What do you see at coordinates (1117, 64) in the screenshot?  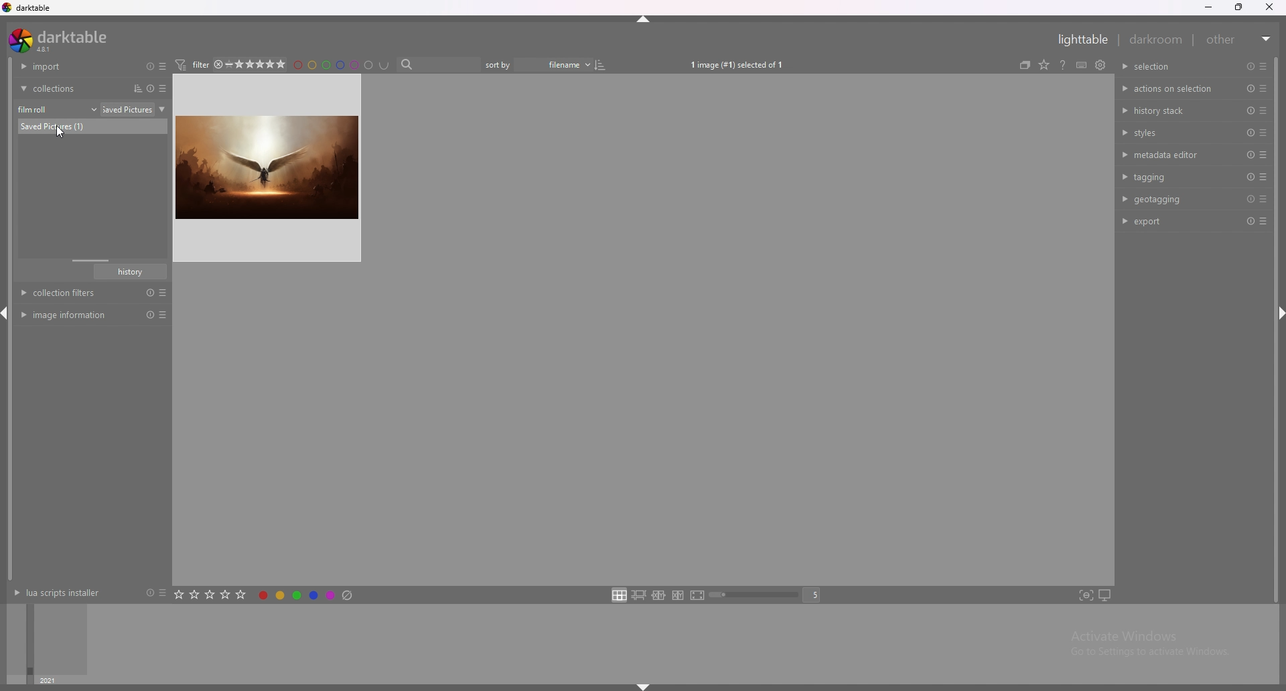 I see `show global preferences` at bounding box center [1117, 64].